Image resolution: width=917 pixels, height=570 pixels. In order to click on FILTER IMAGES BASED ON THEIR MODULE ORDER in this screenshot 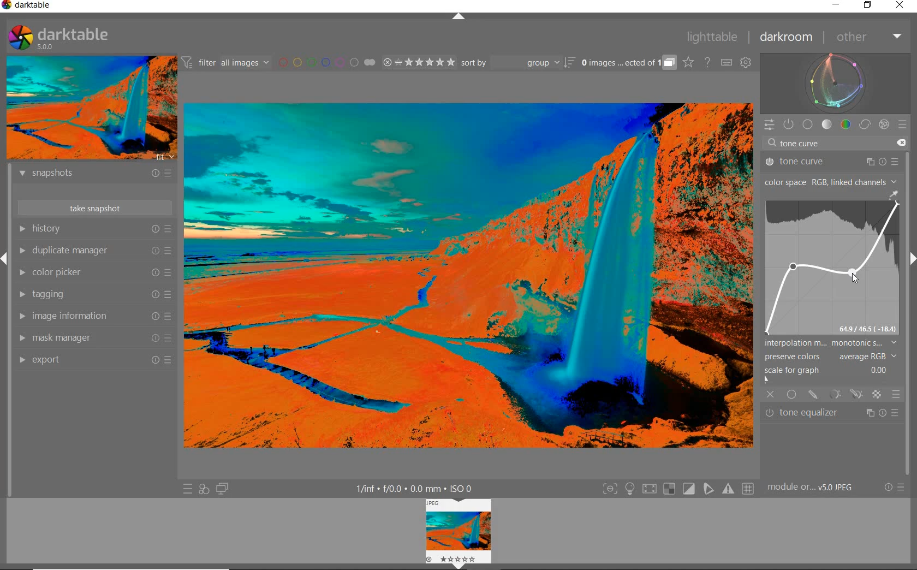, I will do `click(225, 63)`.